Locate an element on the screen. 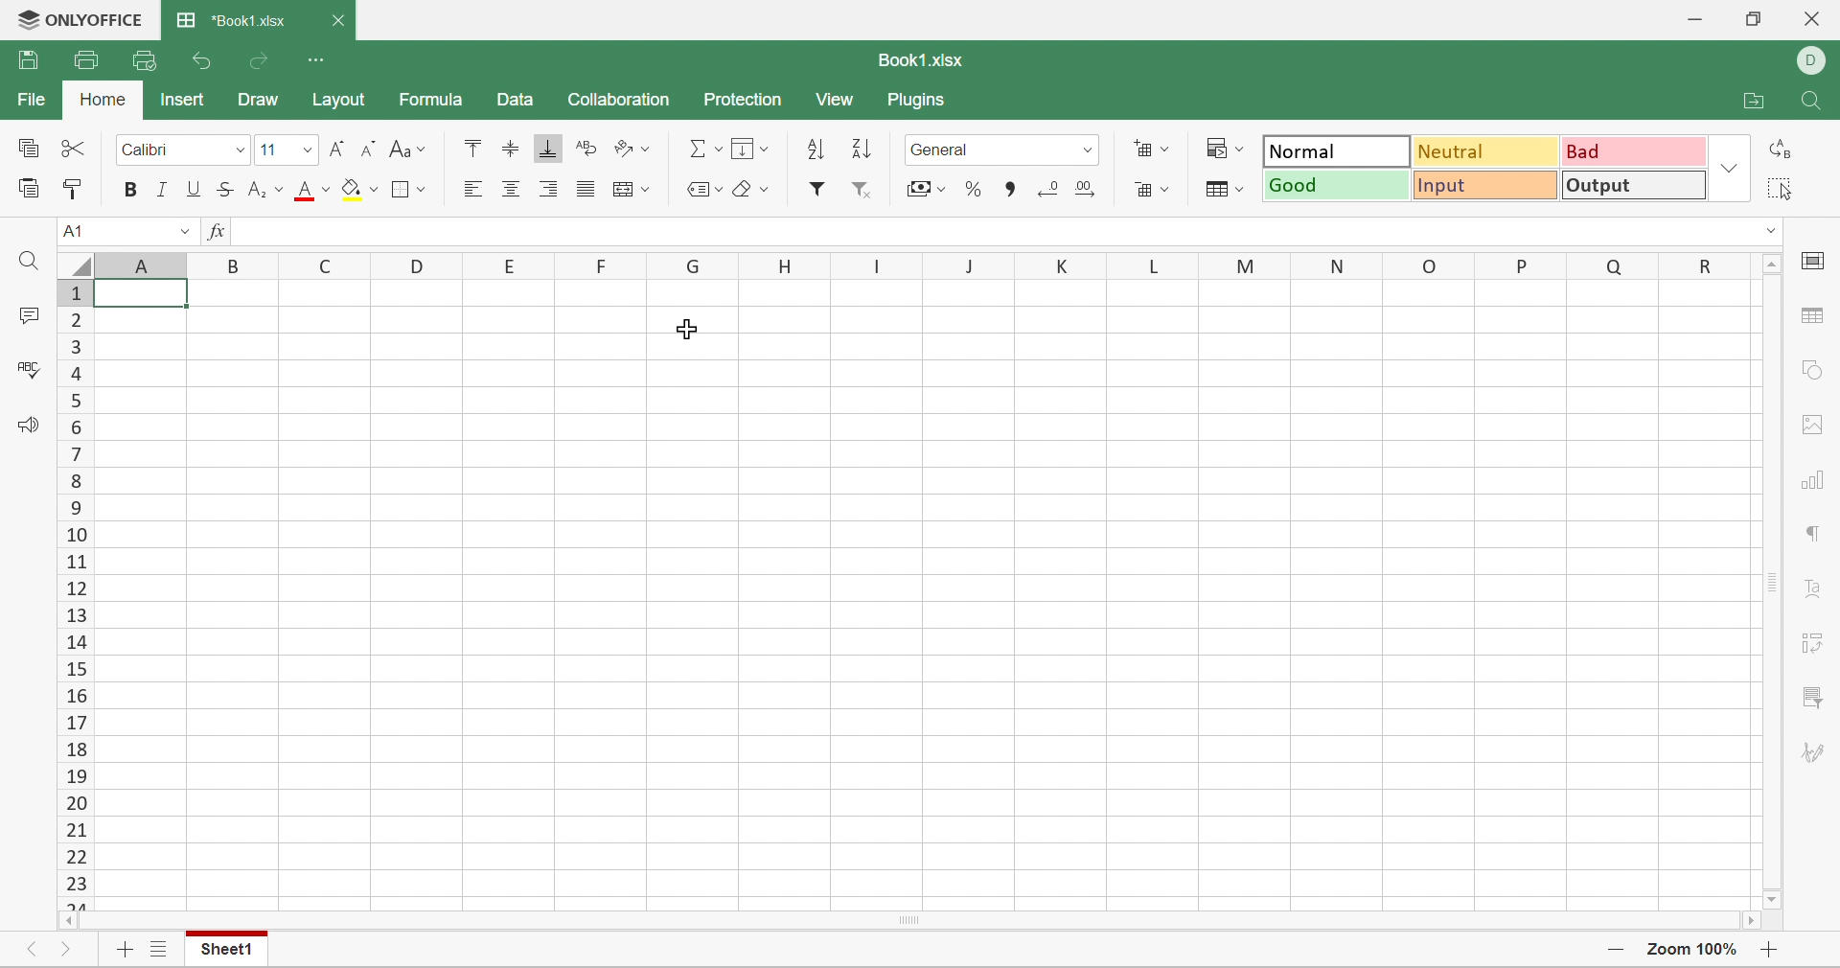  Add cell is located at coordinates (1149, 149).